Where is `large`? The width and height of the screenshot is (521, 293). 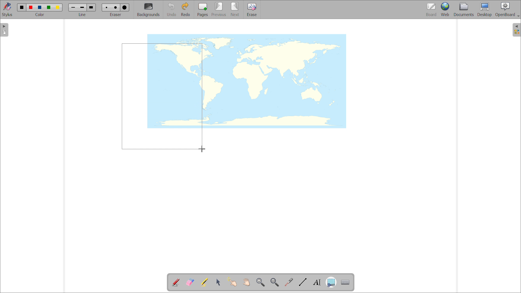
large is located at coordinates (91, 7).